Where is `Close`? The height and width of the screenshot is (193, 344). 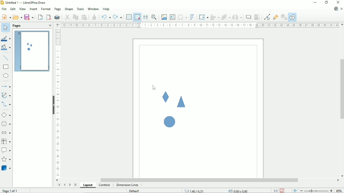 Close is located at coordinates (338, 3).